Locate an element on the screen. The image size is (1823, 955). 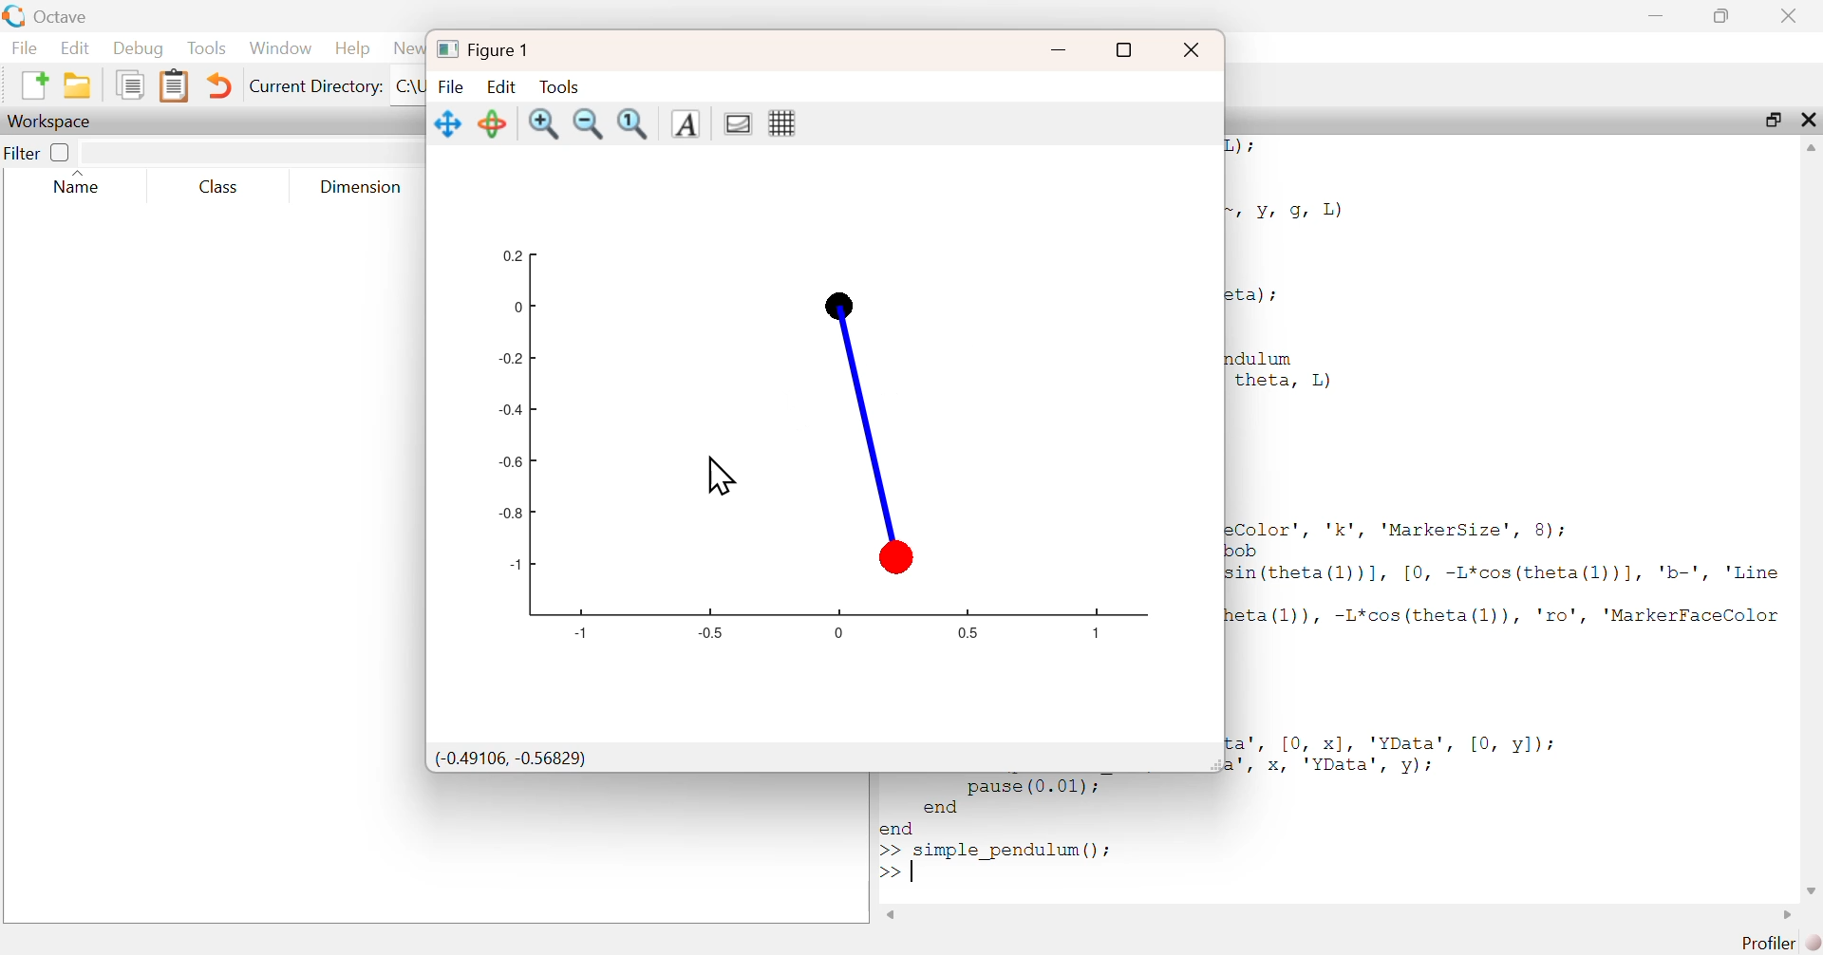
Scroll left is located at coordinates (897, 915).